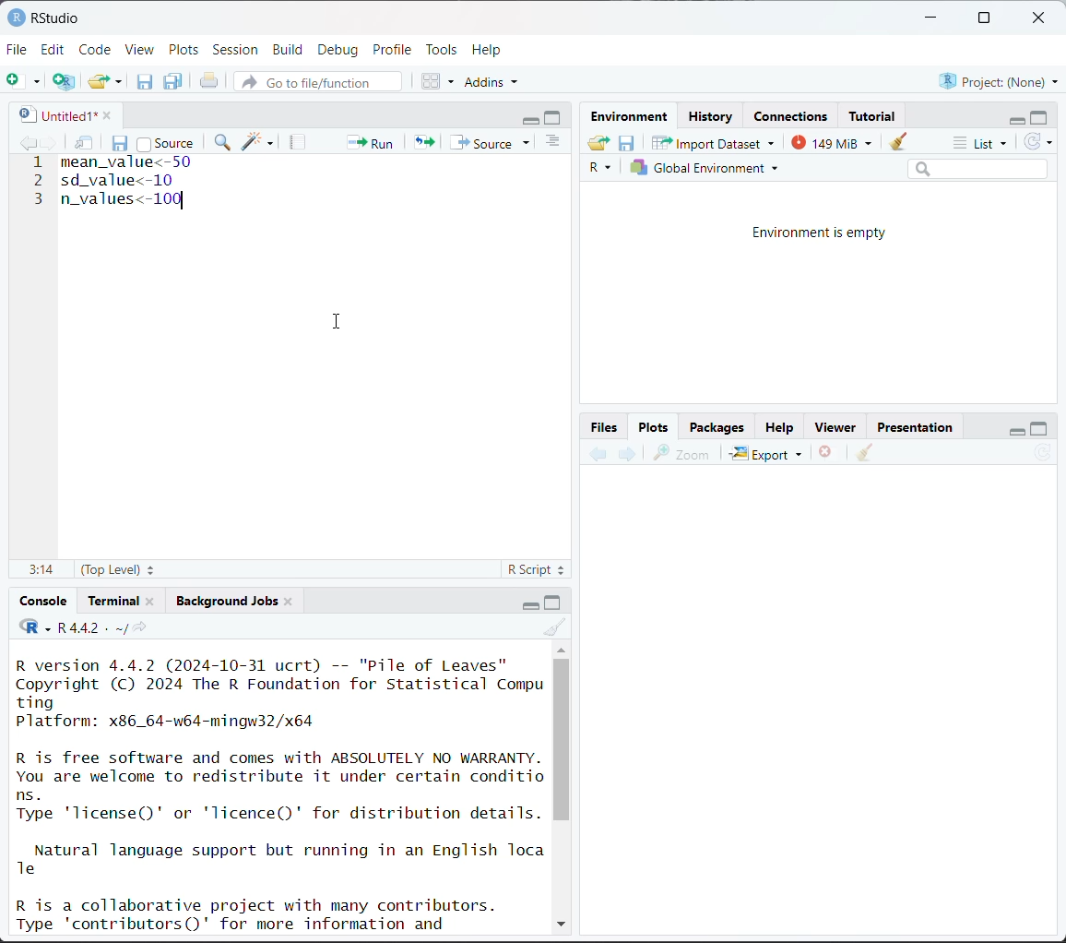  Describe the element at coordinates (258, 141) in the screenshot. I see `code tools` at that location.